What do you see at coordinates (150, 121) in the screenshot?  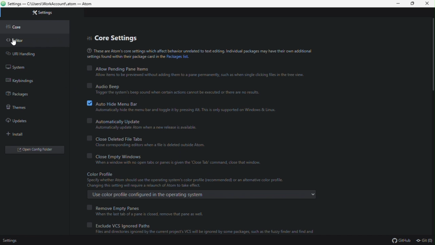 I see `automatically update` at bounding box center [150, 121].